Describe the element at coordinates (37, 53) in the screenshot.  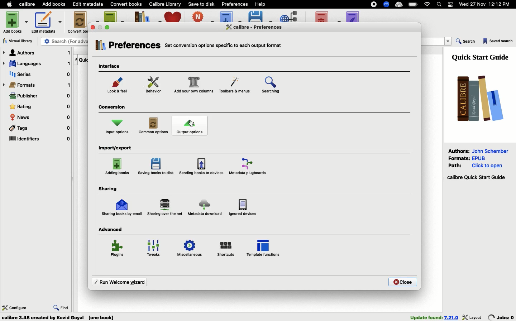
I see `Authors` at that location.